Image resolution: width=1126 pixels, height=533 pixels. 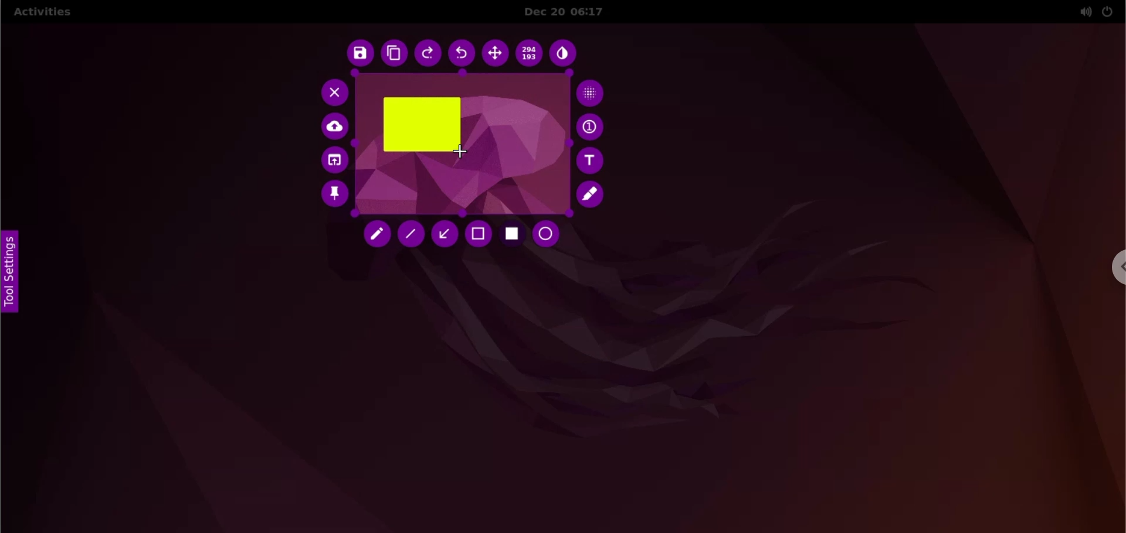 I want to click on marker, so click(x=592, y=194).